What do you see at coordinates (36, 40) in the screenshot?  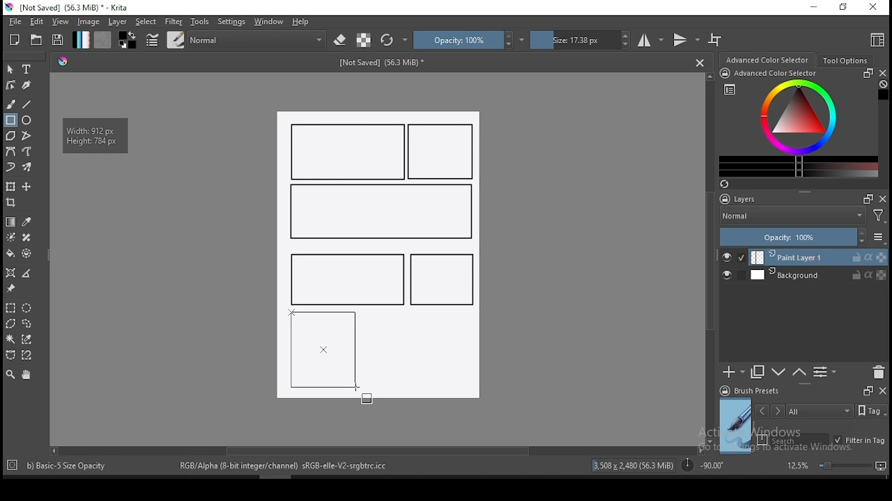 I see `open` at bounding box center [36, 40].